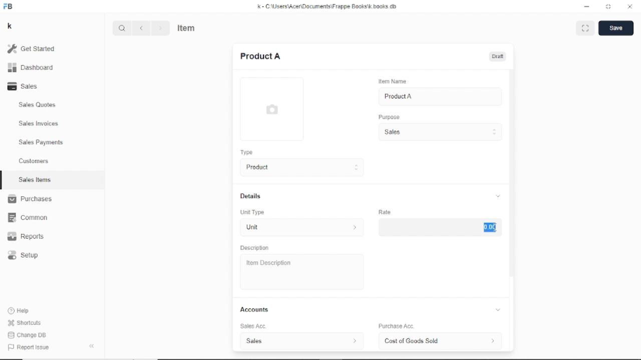  What do you see at coordinates (439, 132) in the screenshot?
I see `Sales` at bounding box center [439, 132].